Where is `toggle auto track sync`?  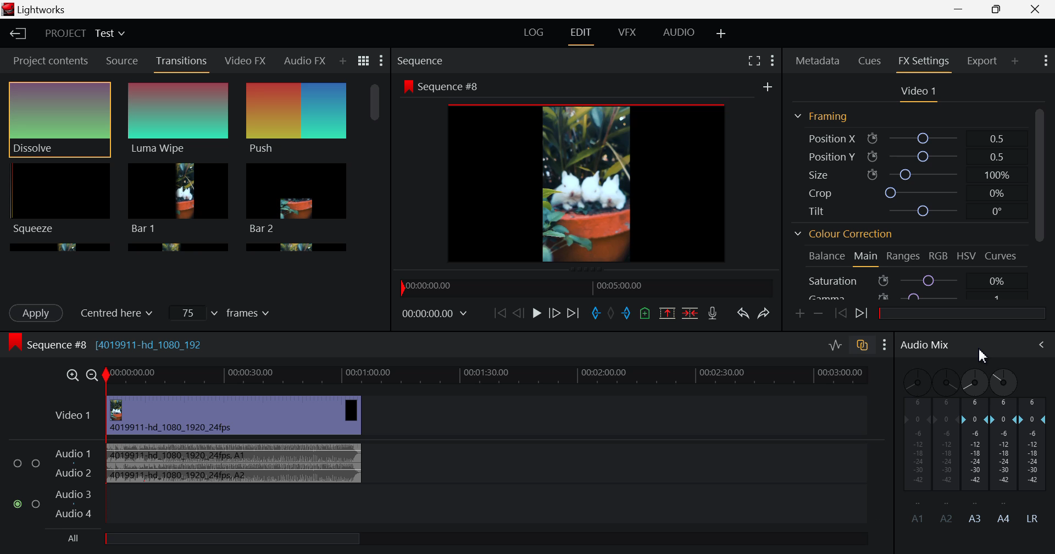
toggle auto track sync is located at coordinates (863, 348).